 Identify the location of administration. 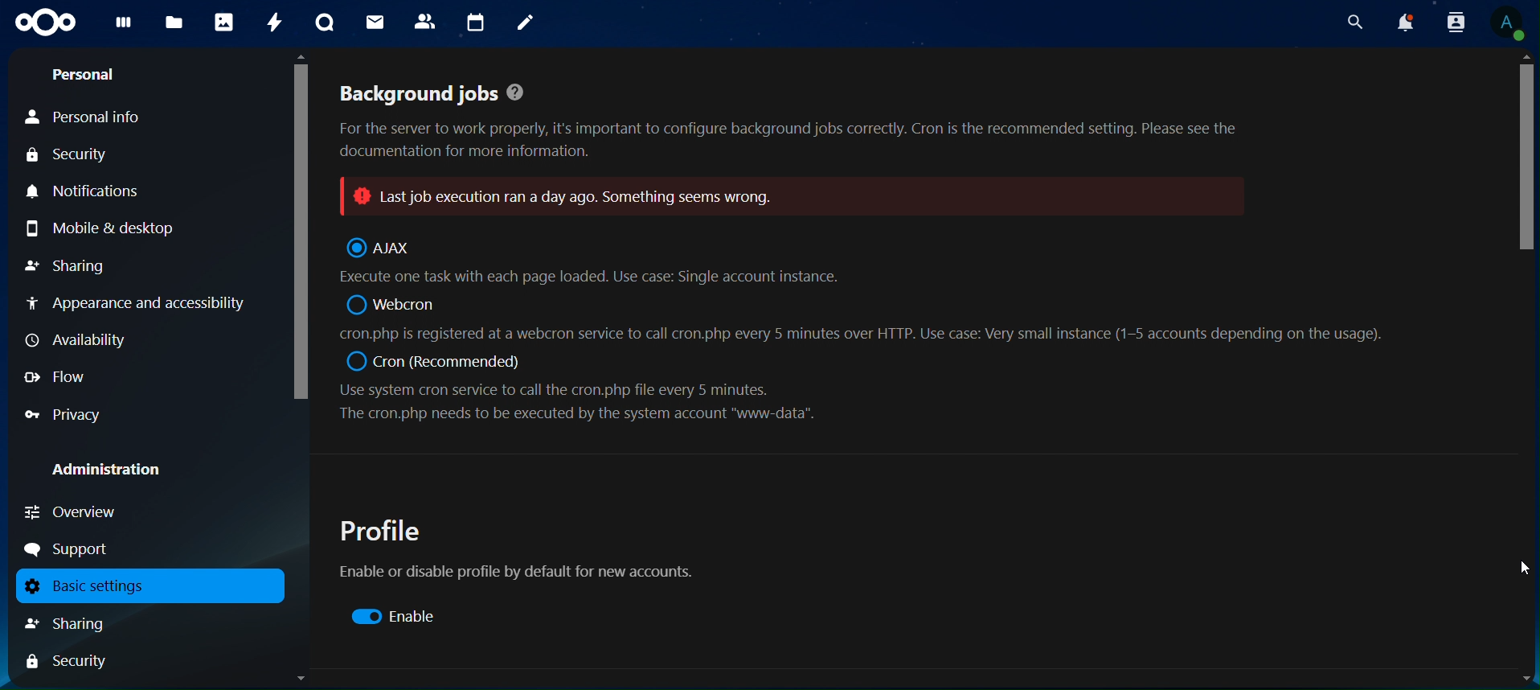
(118, 471).